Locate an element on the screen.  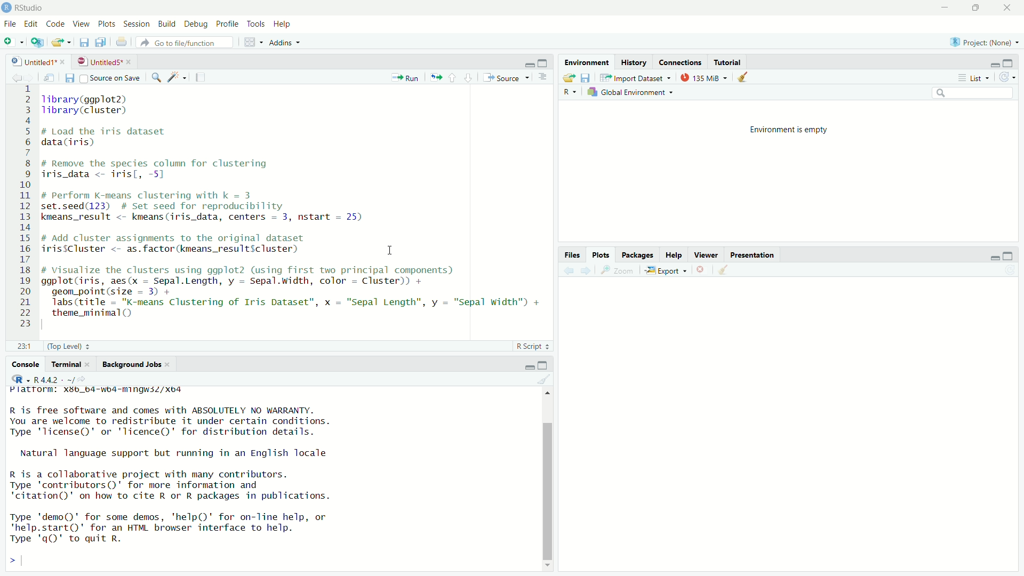
go to next section/chunk is located at coordinates (469, 78).